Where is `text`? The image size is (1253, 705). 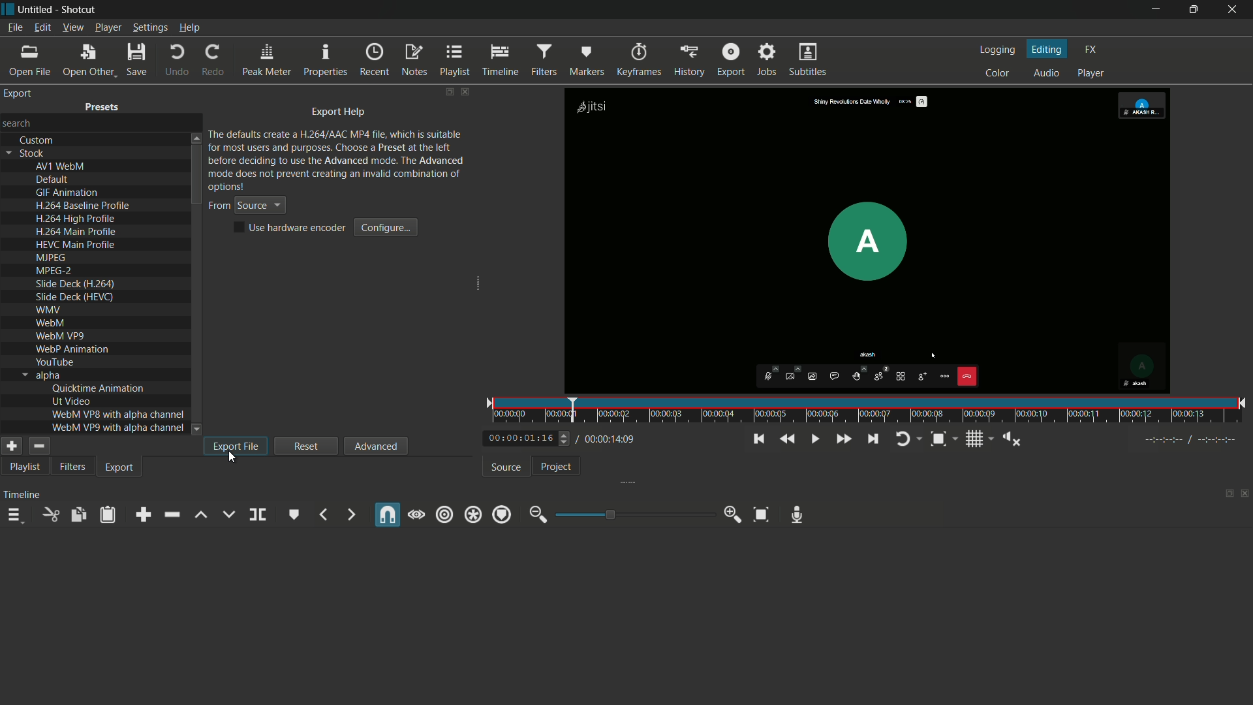
text is located at coordinates (76, 219).